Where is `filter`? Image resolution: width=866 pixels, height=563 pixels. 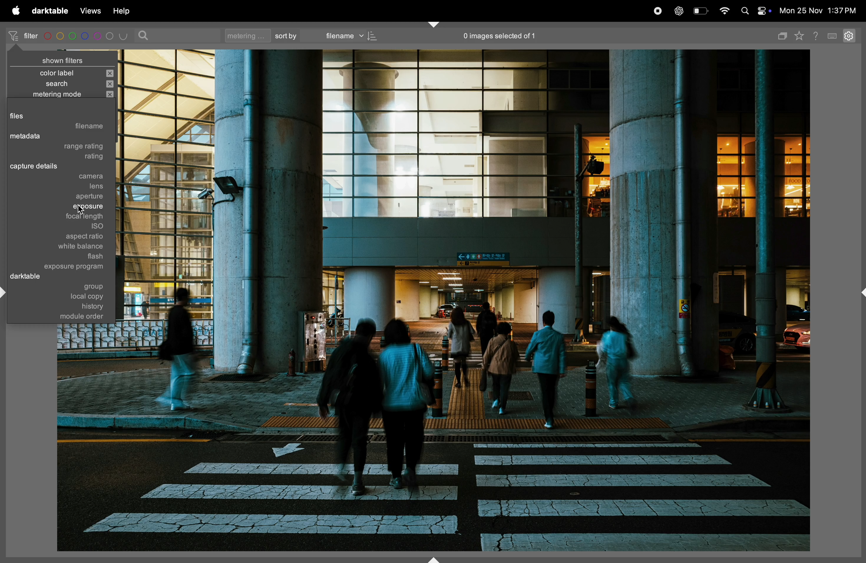 filter is located at coordinates (23, 36).